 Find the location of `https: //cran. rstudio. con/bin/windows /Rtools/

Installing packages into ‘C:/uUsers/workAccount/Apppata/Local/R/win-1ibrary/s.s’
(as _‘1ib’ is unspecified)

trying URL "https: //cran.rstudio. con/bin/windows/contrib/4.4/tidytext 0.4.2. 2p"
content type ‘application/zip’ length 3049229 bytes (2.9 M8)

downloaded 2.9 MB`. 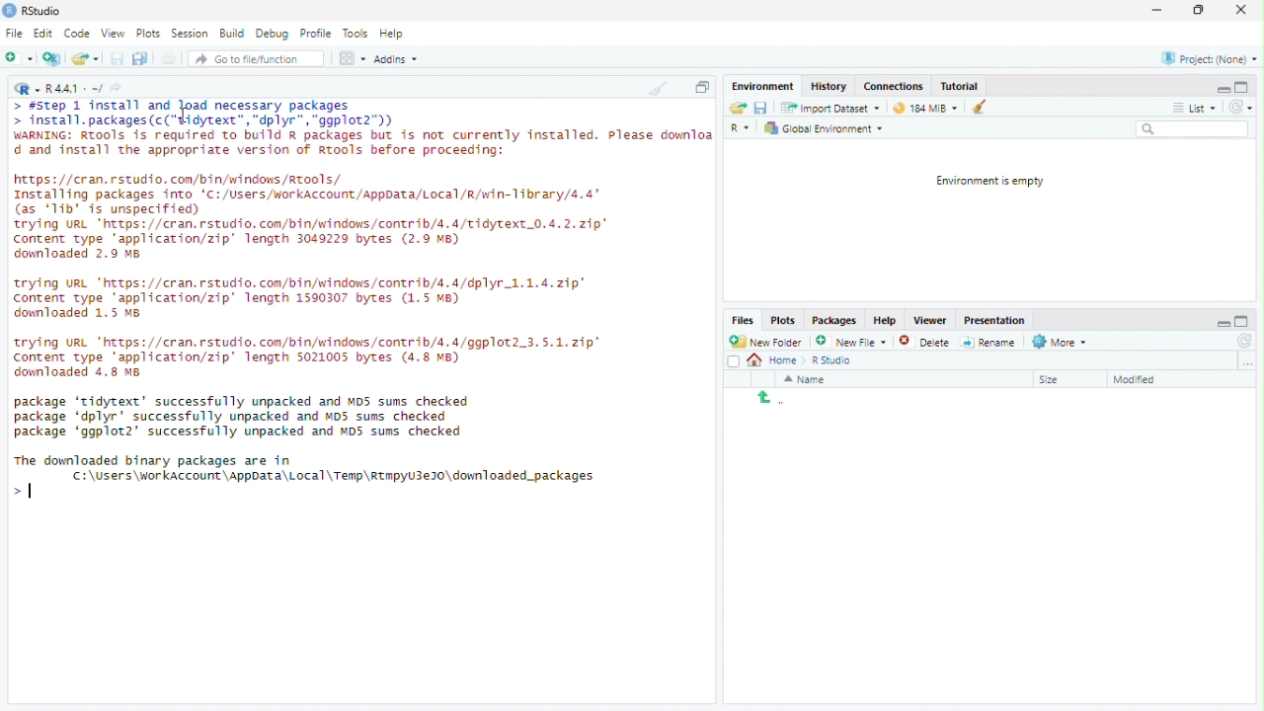

https: //cran. rstudio. con/bin/windows /Rtools/

Installing packages into ‘C:/uUsers/workAccount/Apppata/Local/R/win-1ibrary/s.s’
(as _‘1ib’ is unspecified)

trying URL "https: //cran.rstudio. con/bin/windows/contrib/4.4/tidytext 0.4.2. 2p"
content type ‘application/zip’ length 3049229 bytes (2.9 M8)

downloaded 2.9 MB is located at coordinates (316, 219).